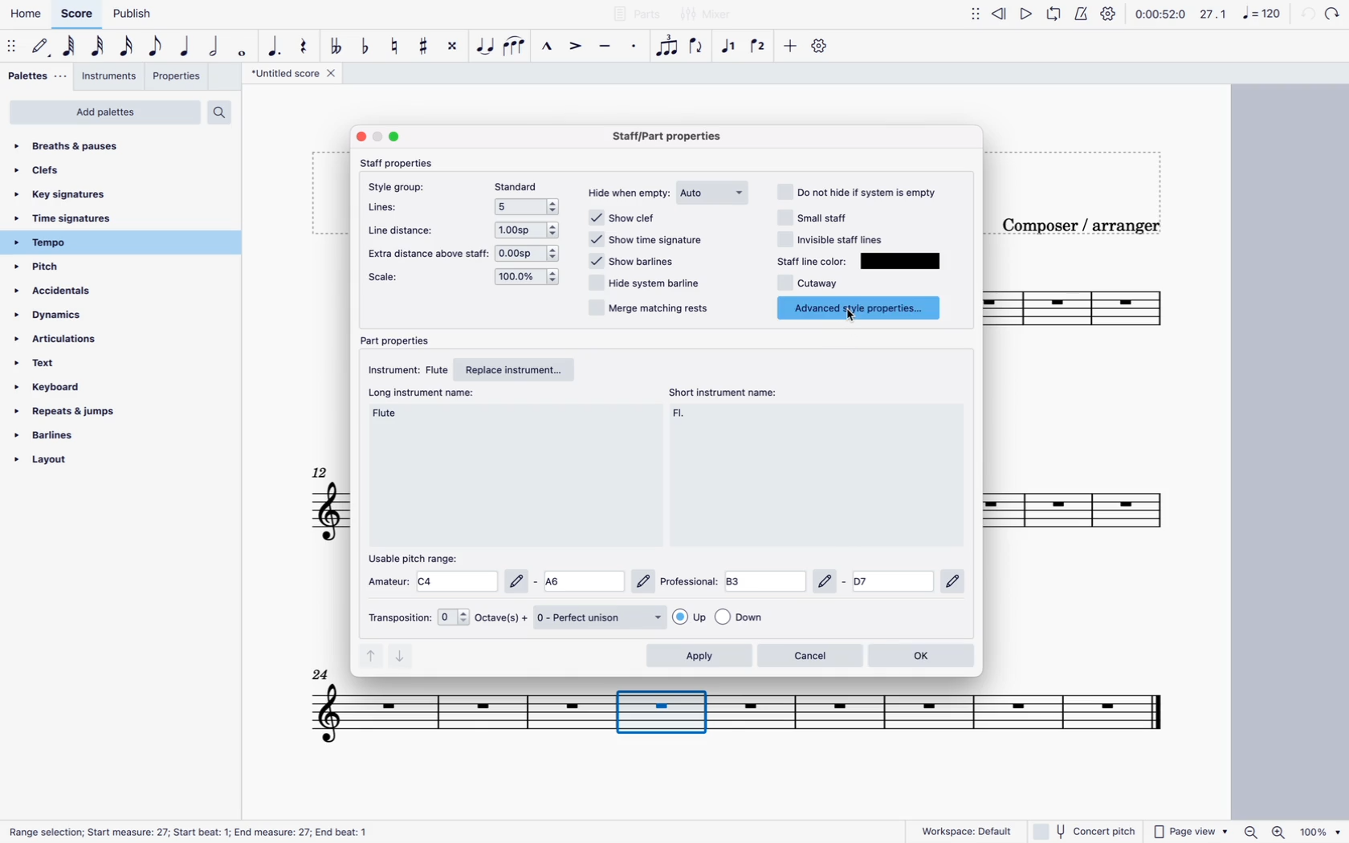 Image resolution: width=1349 pixels, height=843 pixels. I want to click on scale, so click(406, 280).